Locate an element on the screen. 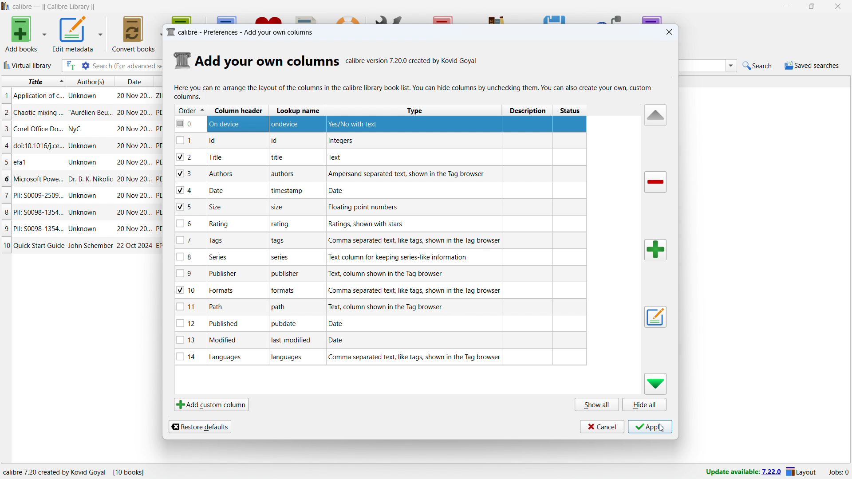  hide all is located at coordinates (645, 405).